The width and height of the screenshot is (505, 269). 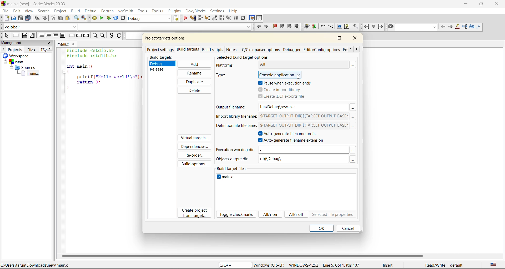 I want to click on save everytime, so click(x=28, y=18).